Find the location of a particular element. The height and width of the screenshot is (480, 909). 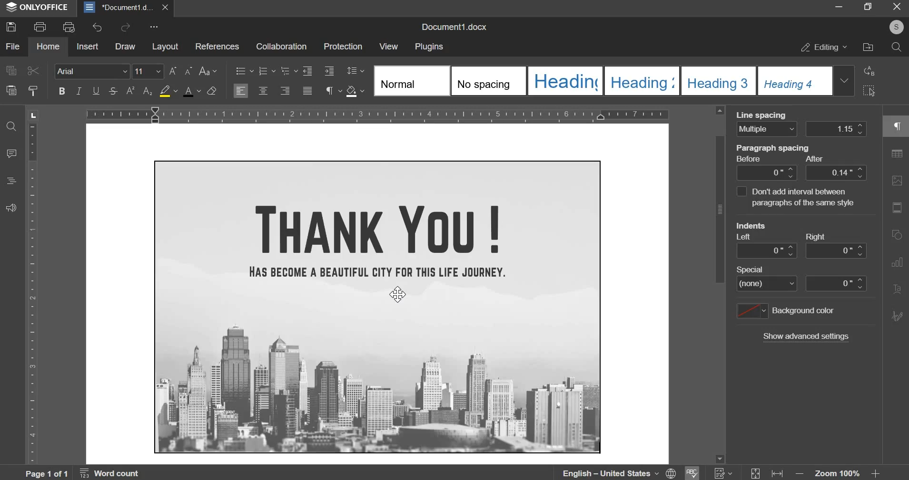

Paragraph spacing is located at coordinates (773, 149).